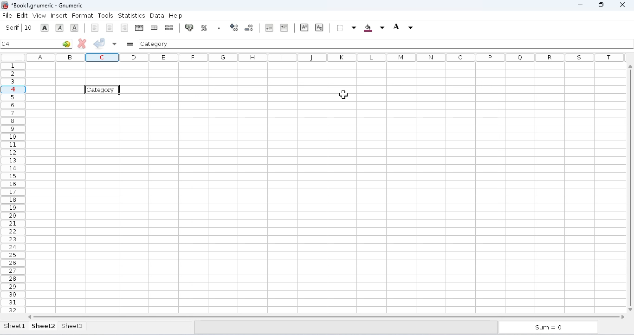 The height and width of the screenshot is (335, 634). Describe the element at coordinates (21, 15) in the screenshot. I see `edit` at that location.